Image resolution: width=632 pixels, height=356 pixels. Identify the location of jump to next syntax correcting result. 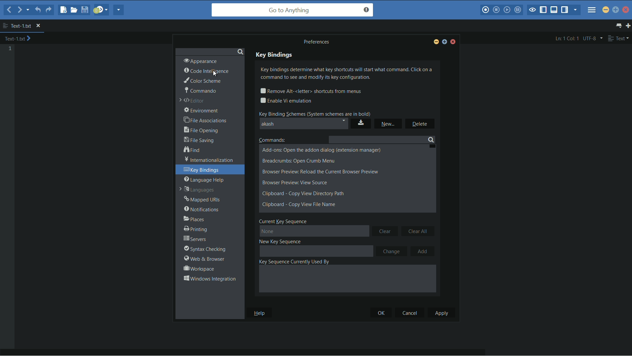
(101, 10).